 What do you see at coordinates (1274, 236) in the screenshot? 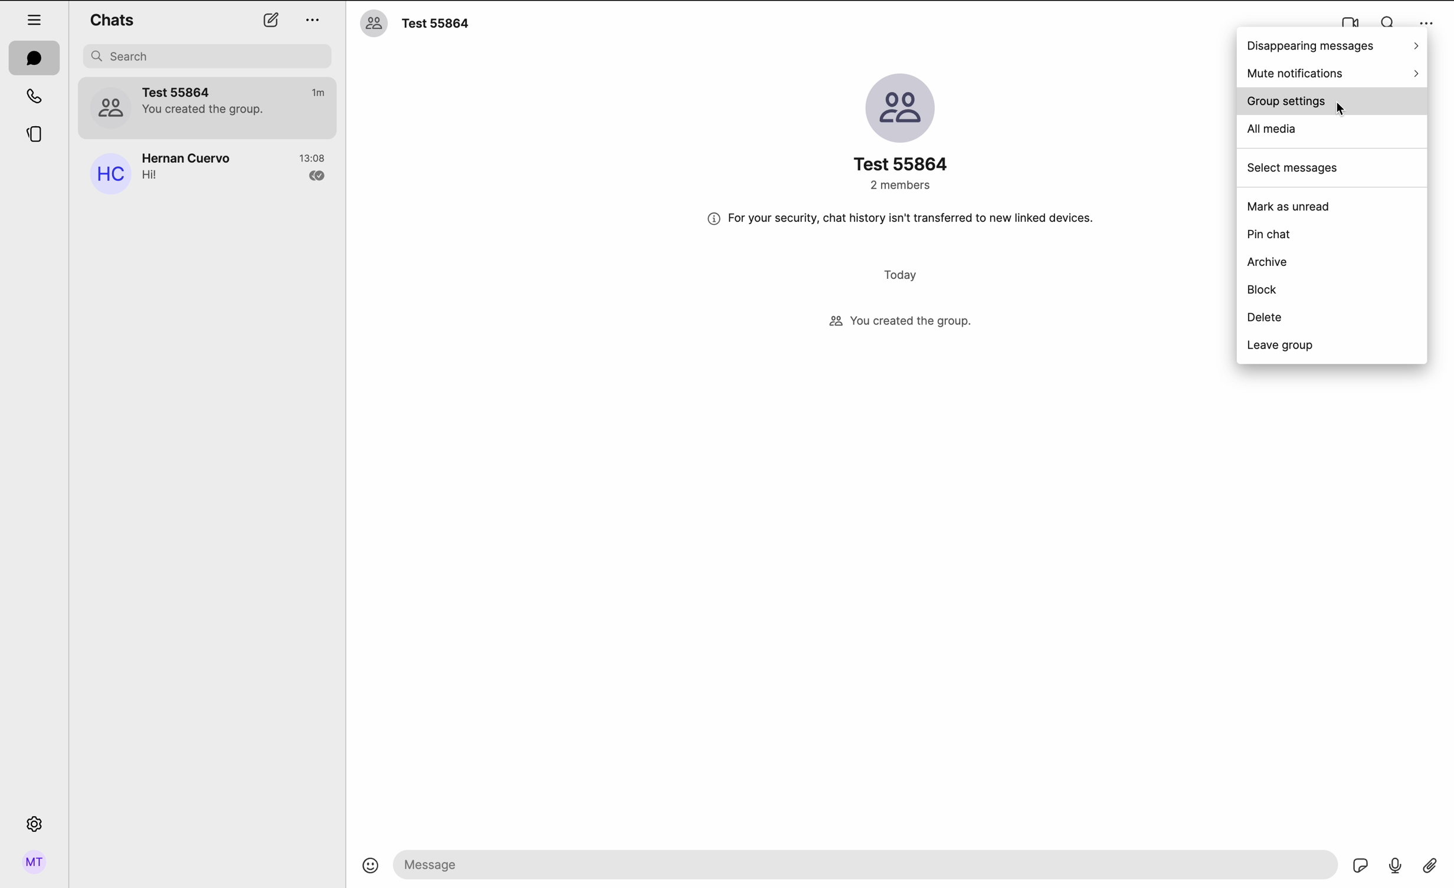
I see `pin chat` at bounding box center [1274, 236].